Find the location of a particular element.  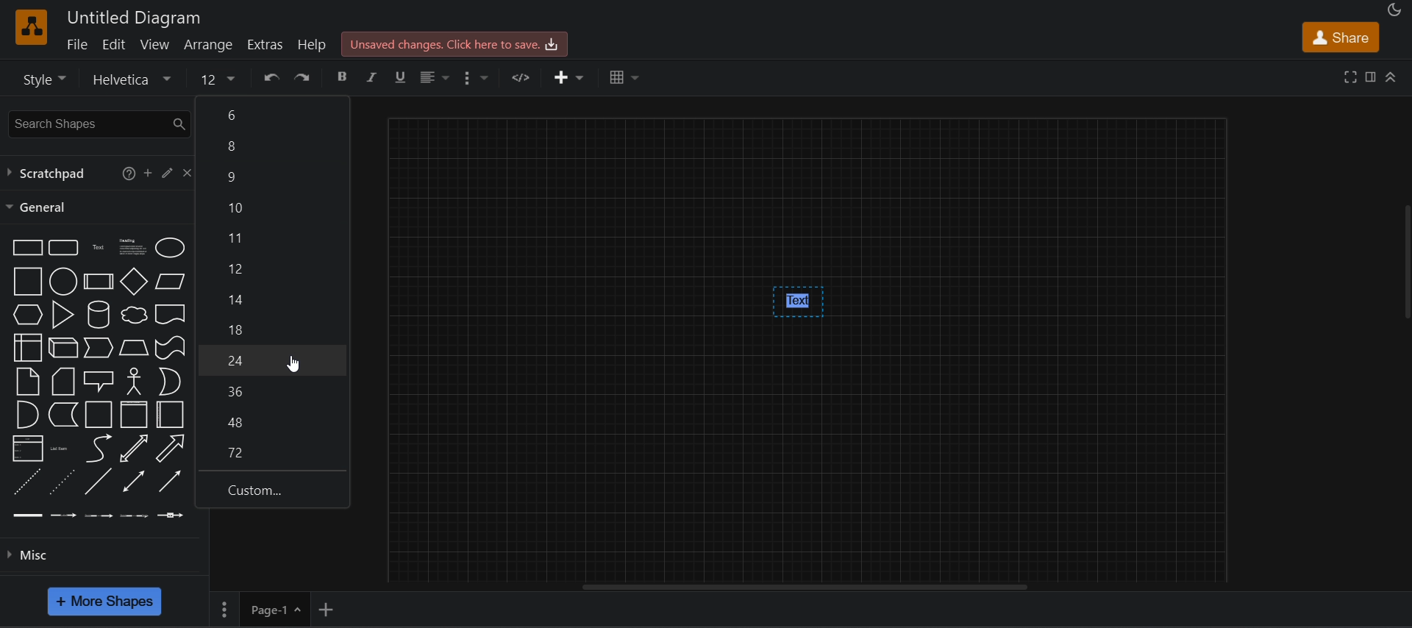

Cube is located at coordinates (63, 347).